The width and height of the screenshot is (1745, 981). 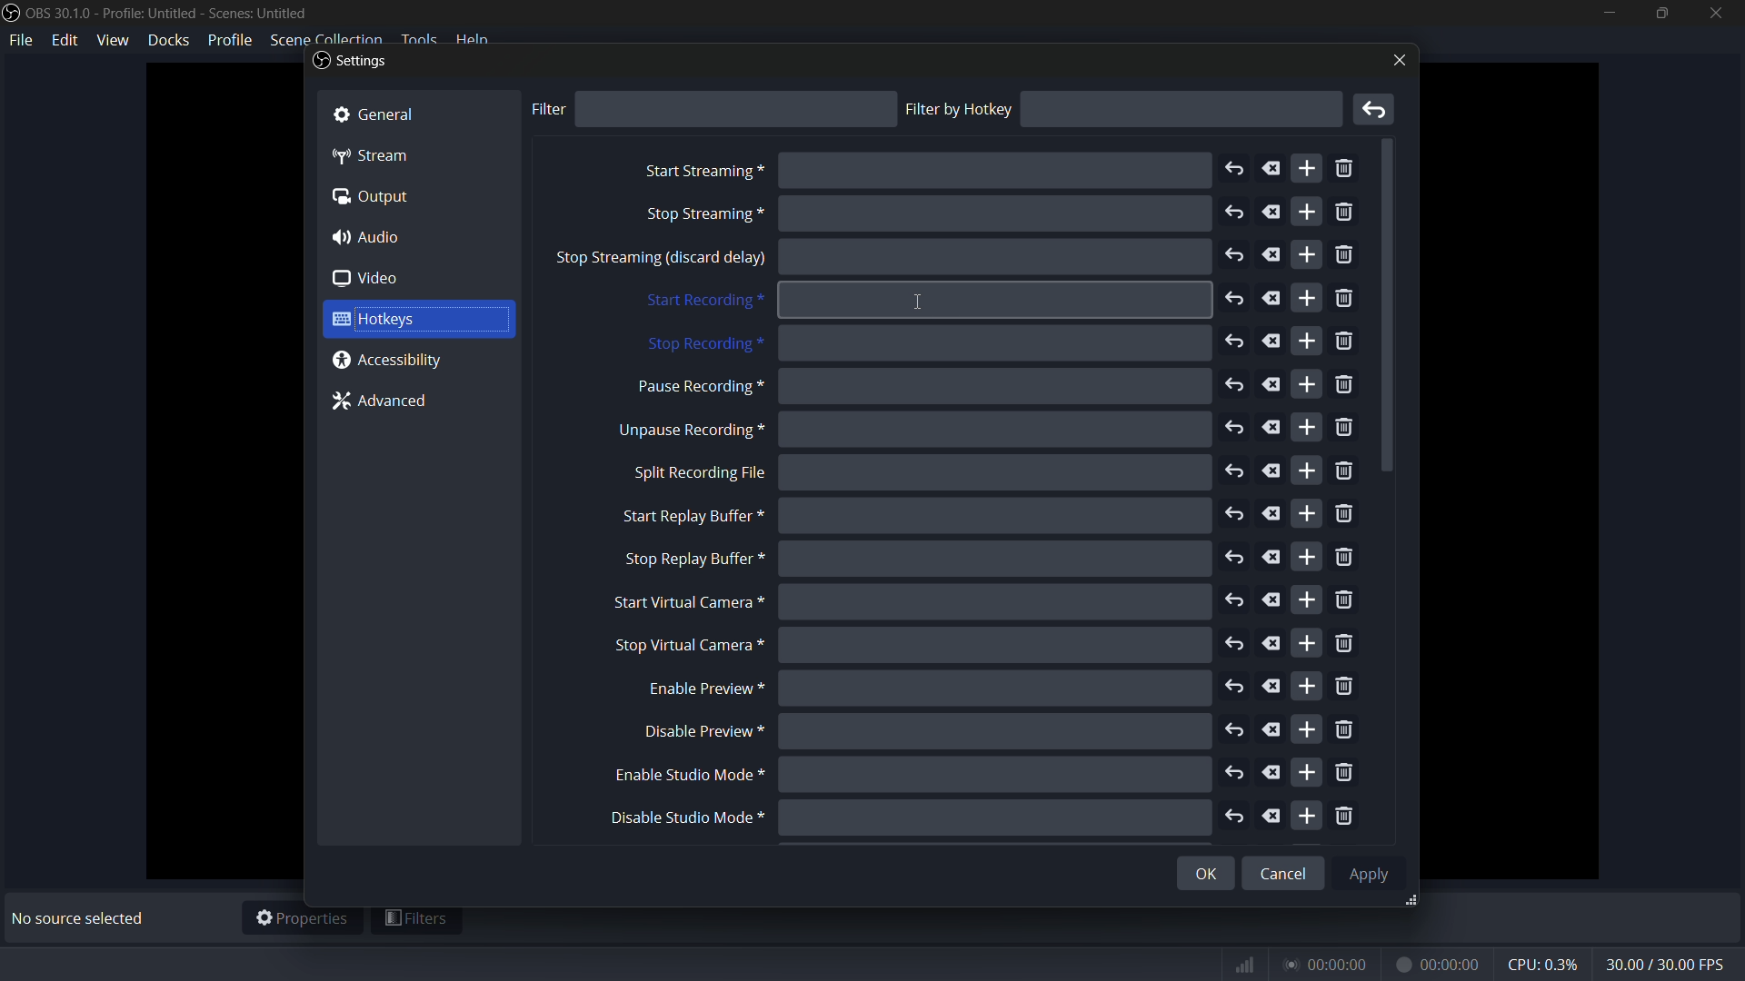 What do you see at coordinates (1377, 110) in the screenshot?
I see `remove` at bounding box center [1377, 110].